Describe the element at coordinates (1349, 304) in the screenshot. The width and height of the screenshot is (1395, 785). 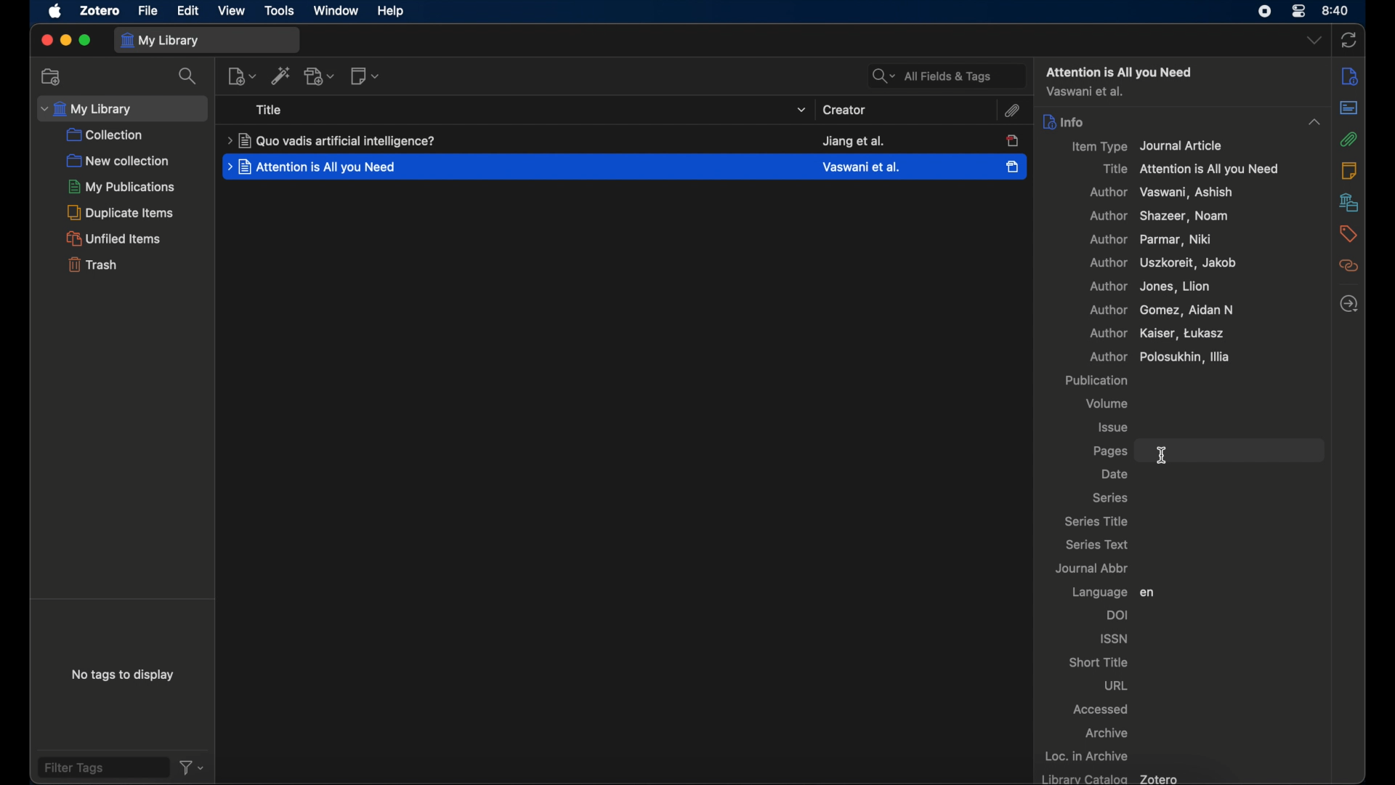
I see `locate` at that location.